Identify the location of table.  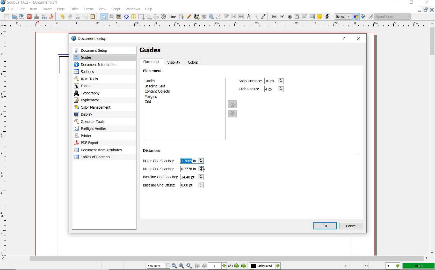
(134, 17).